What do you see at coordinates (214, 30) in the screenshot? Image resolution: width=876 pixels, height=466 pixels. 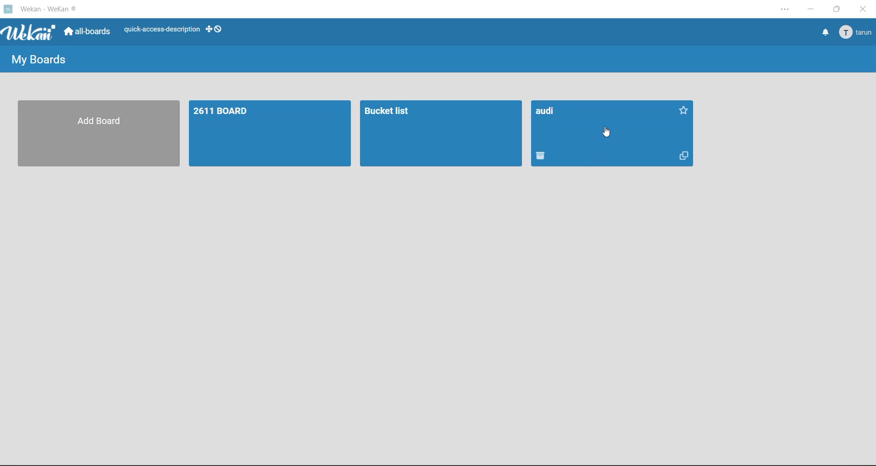 I see `show desktop drag handles` at bounding box center [214, 30].